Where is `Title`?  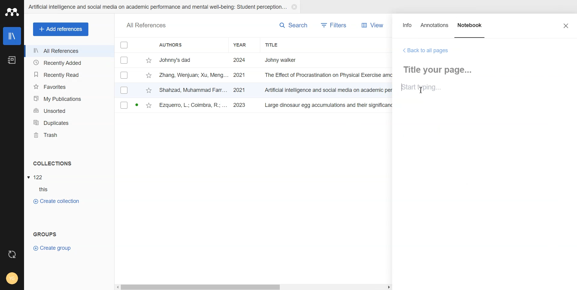 Title is located at coordinates (284, 45).